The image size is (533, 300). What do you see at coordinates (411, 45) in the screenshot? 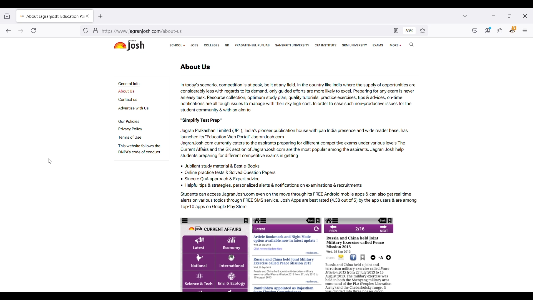
I see `Search on Jagran Josh` at bounding box center [411, 45].